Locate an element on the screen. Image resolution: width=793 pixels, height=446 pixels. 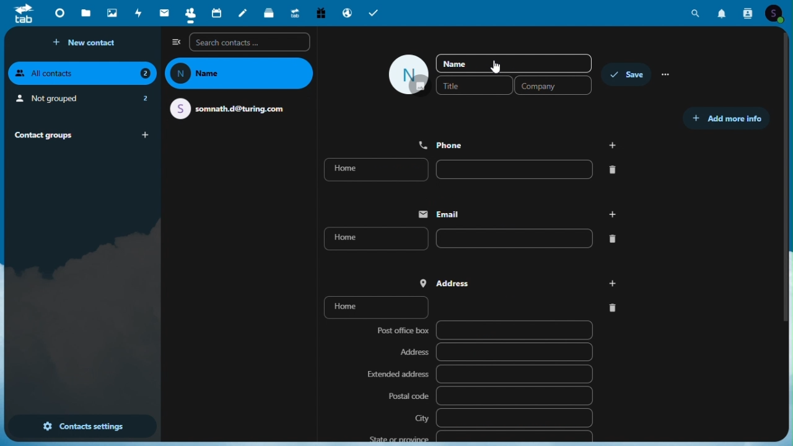
Contact settings is located at coordinates (81, 427).